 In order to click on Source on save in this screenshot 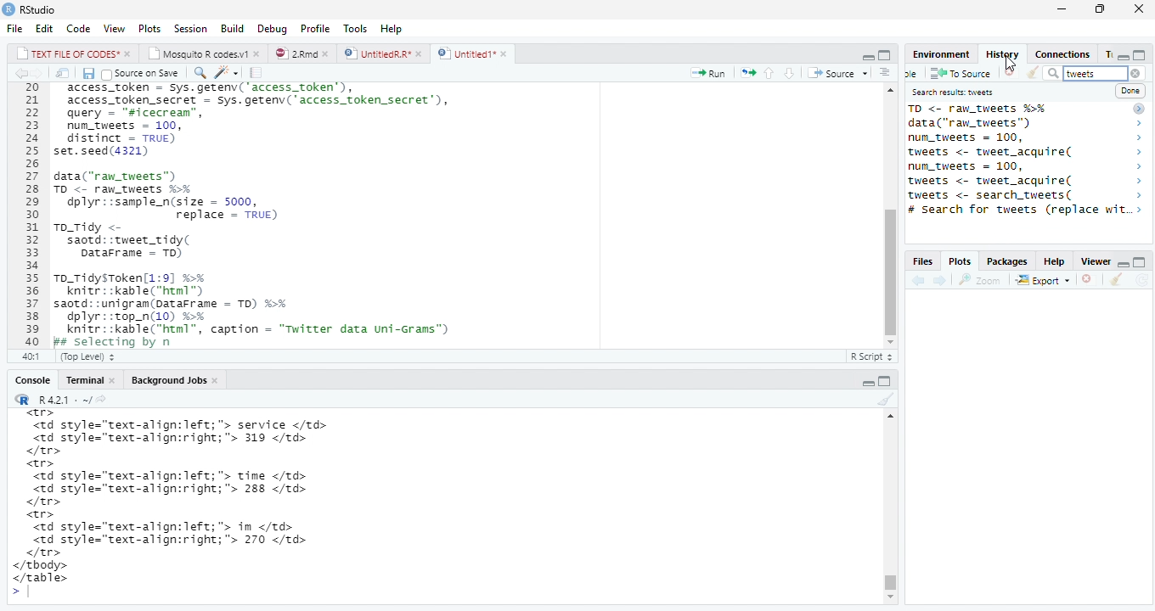, I will do `click(145, 73)`.